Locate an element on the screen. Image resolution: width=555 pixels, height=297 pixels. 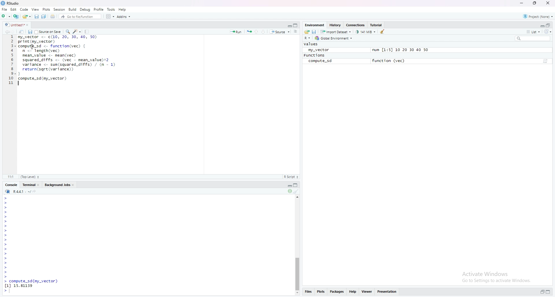
Re-run the previous code region (Ctrl + Alt + P) is located at coordinates (249, 32).